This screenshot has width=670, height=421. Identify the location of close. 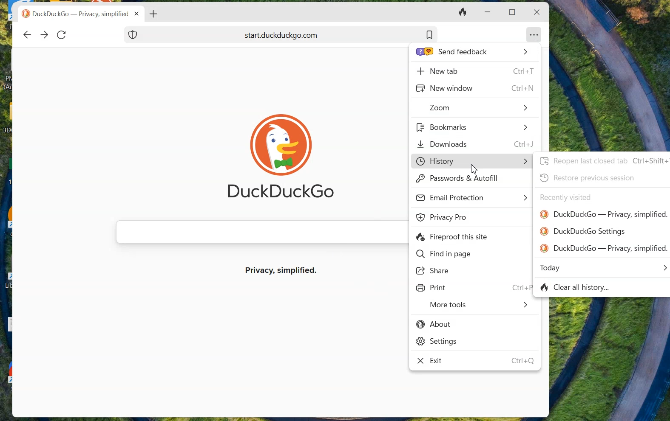
(138, 14).